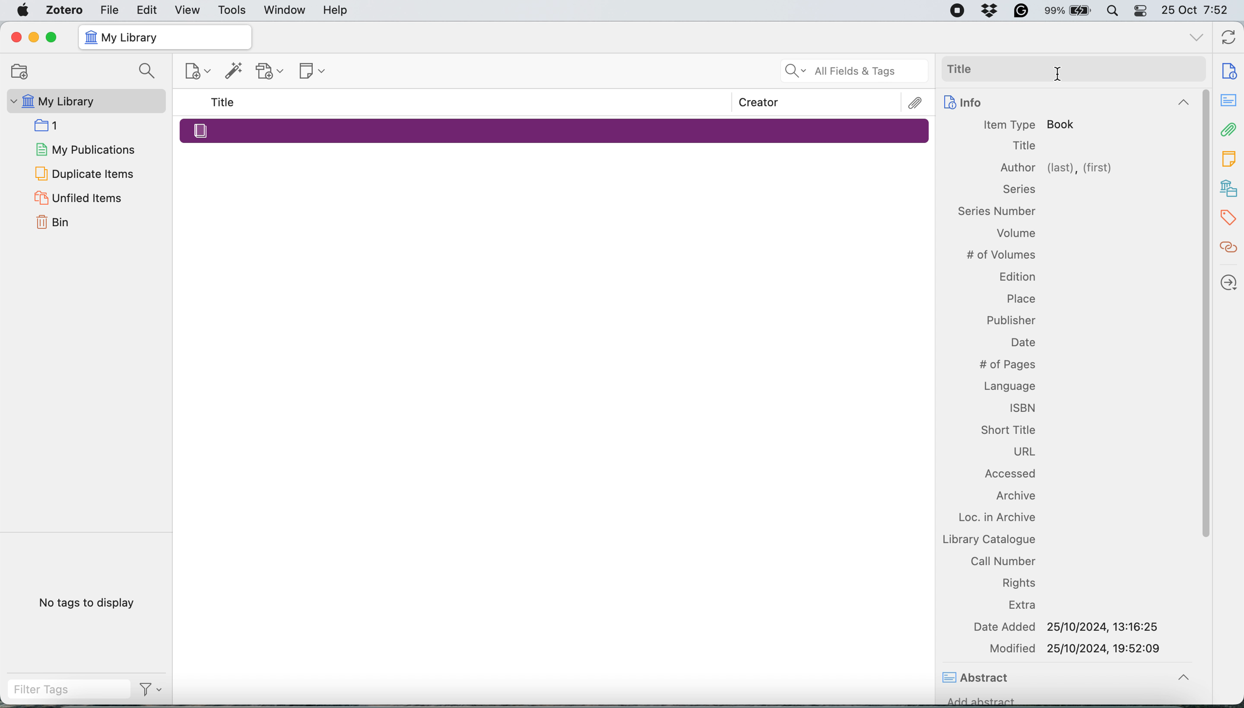 The width and height of the screenshot is (1244, 708). I want to click on Sync with Zotero.com, so click(1229, 39).